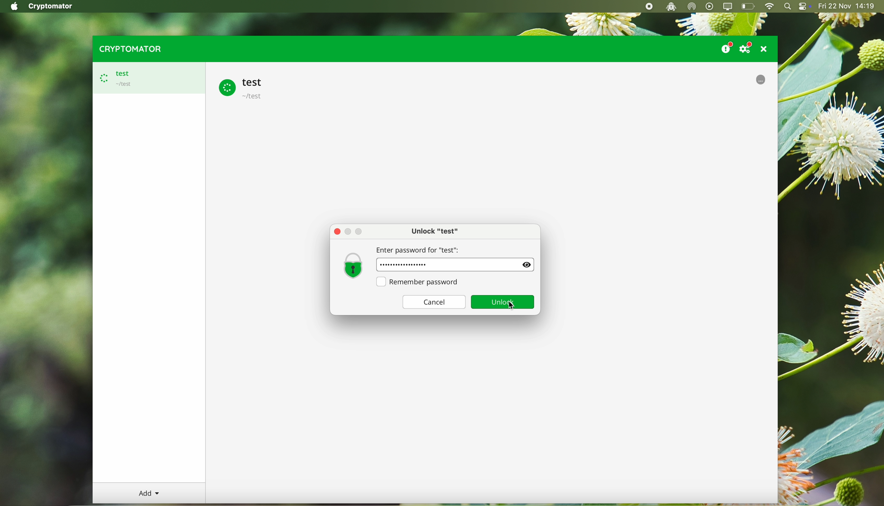 The width and height of the screenshot is (884, 506). I want to click on battery, so click(748, 7).